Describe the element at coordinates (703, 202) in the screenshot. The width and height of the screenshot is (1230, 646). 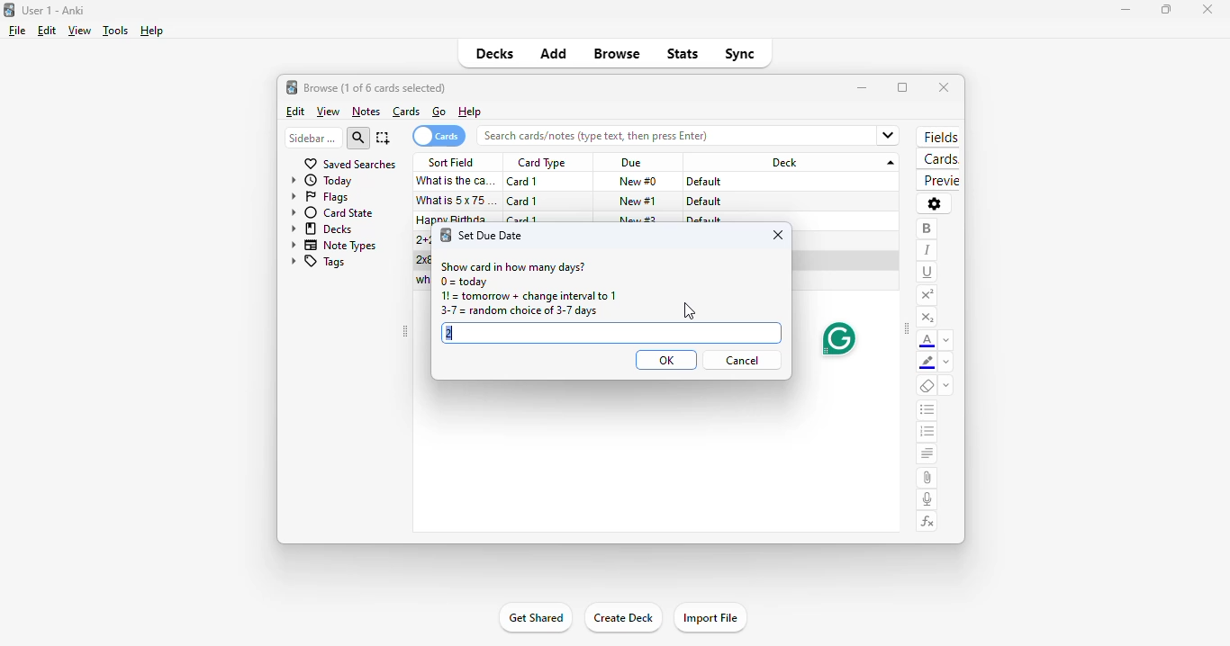
I see `default` at that location.